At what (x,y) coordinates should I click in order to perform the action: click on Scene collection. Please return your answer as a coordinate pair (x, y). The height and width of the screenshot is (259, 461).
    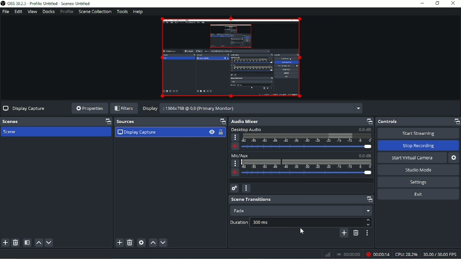
    Looking at the image, I should click on (94, 11).